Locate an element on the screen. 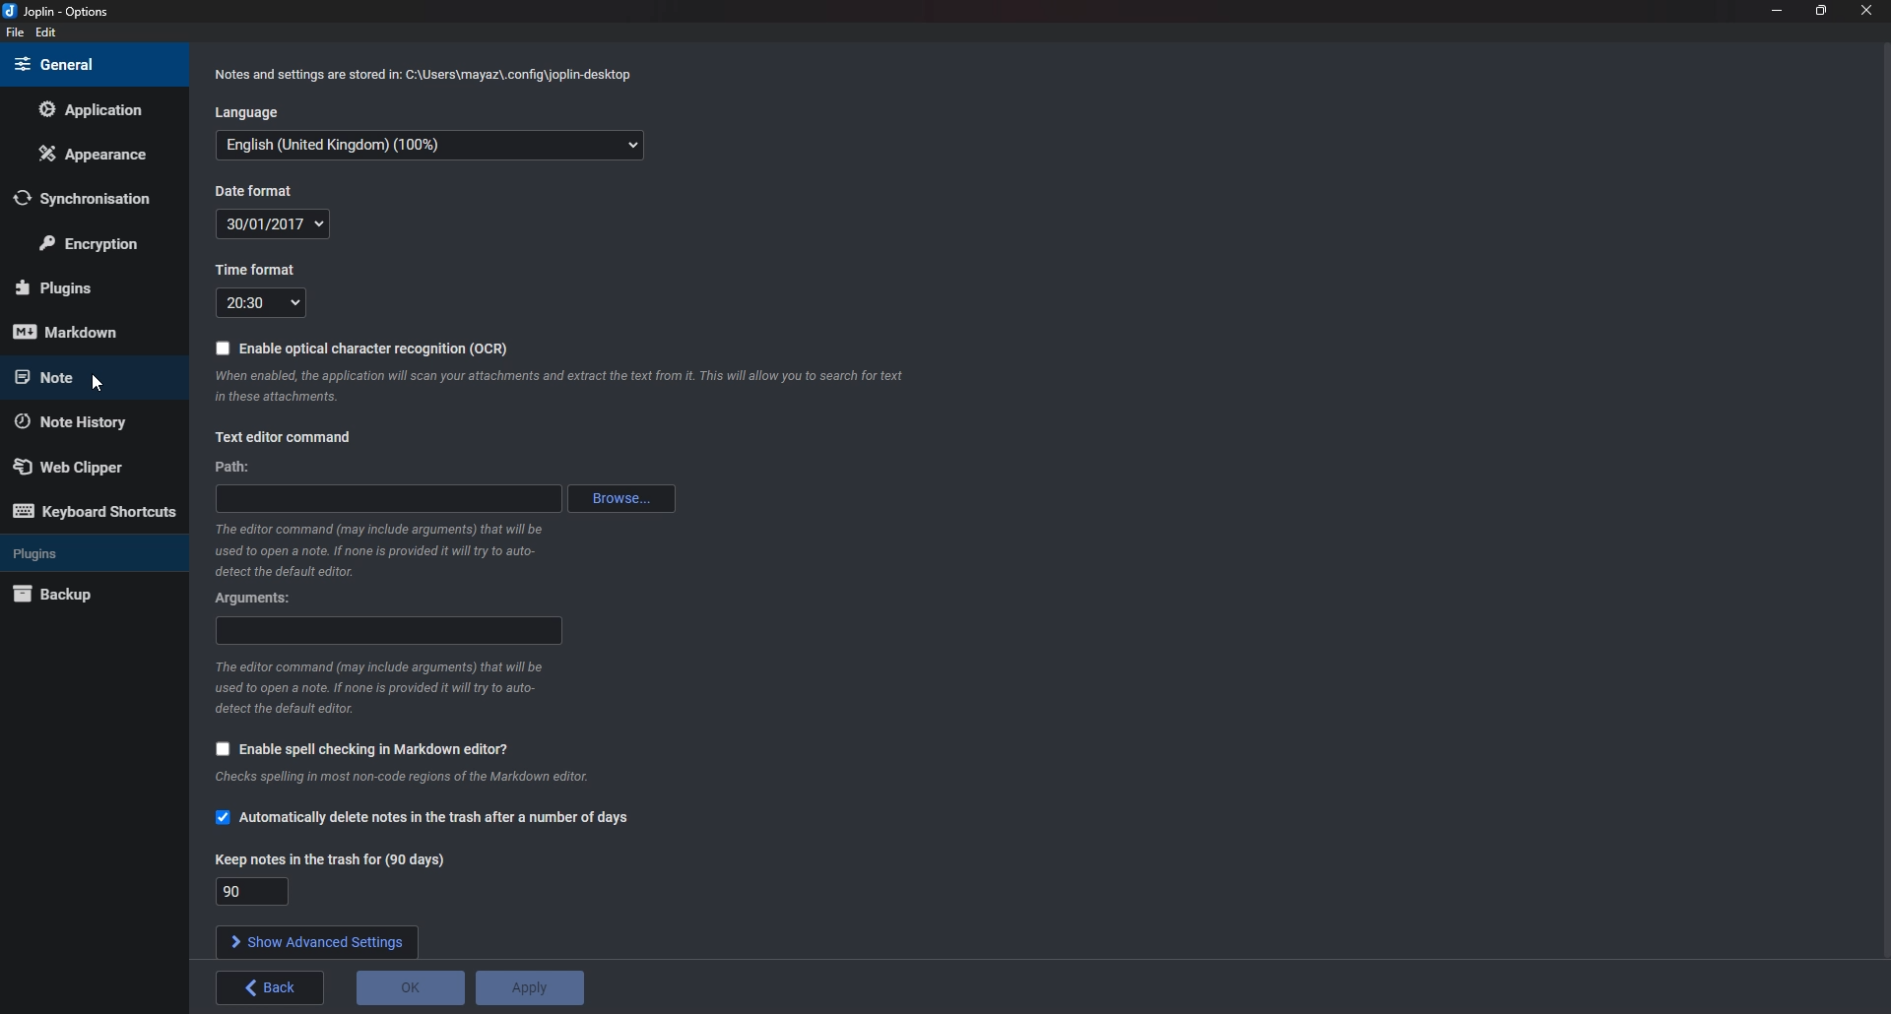 The height and width of the screenshot is (1014, 1891). Back up is located at coordinates (91, 595).